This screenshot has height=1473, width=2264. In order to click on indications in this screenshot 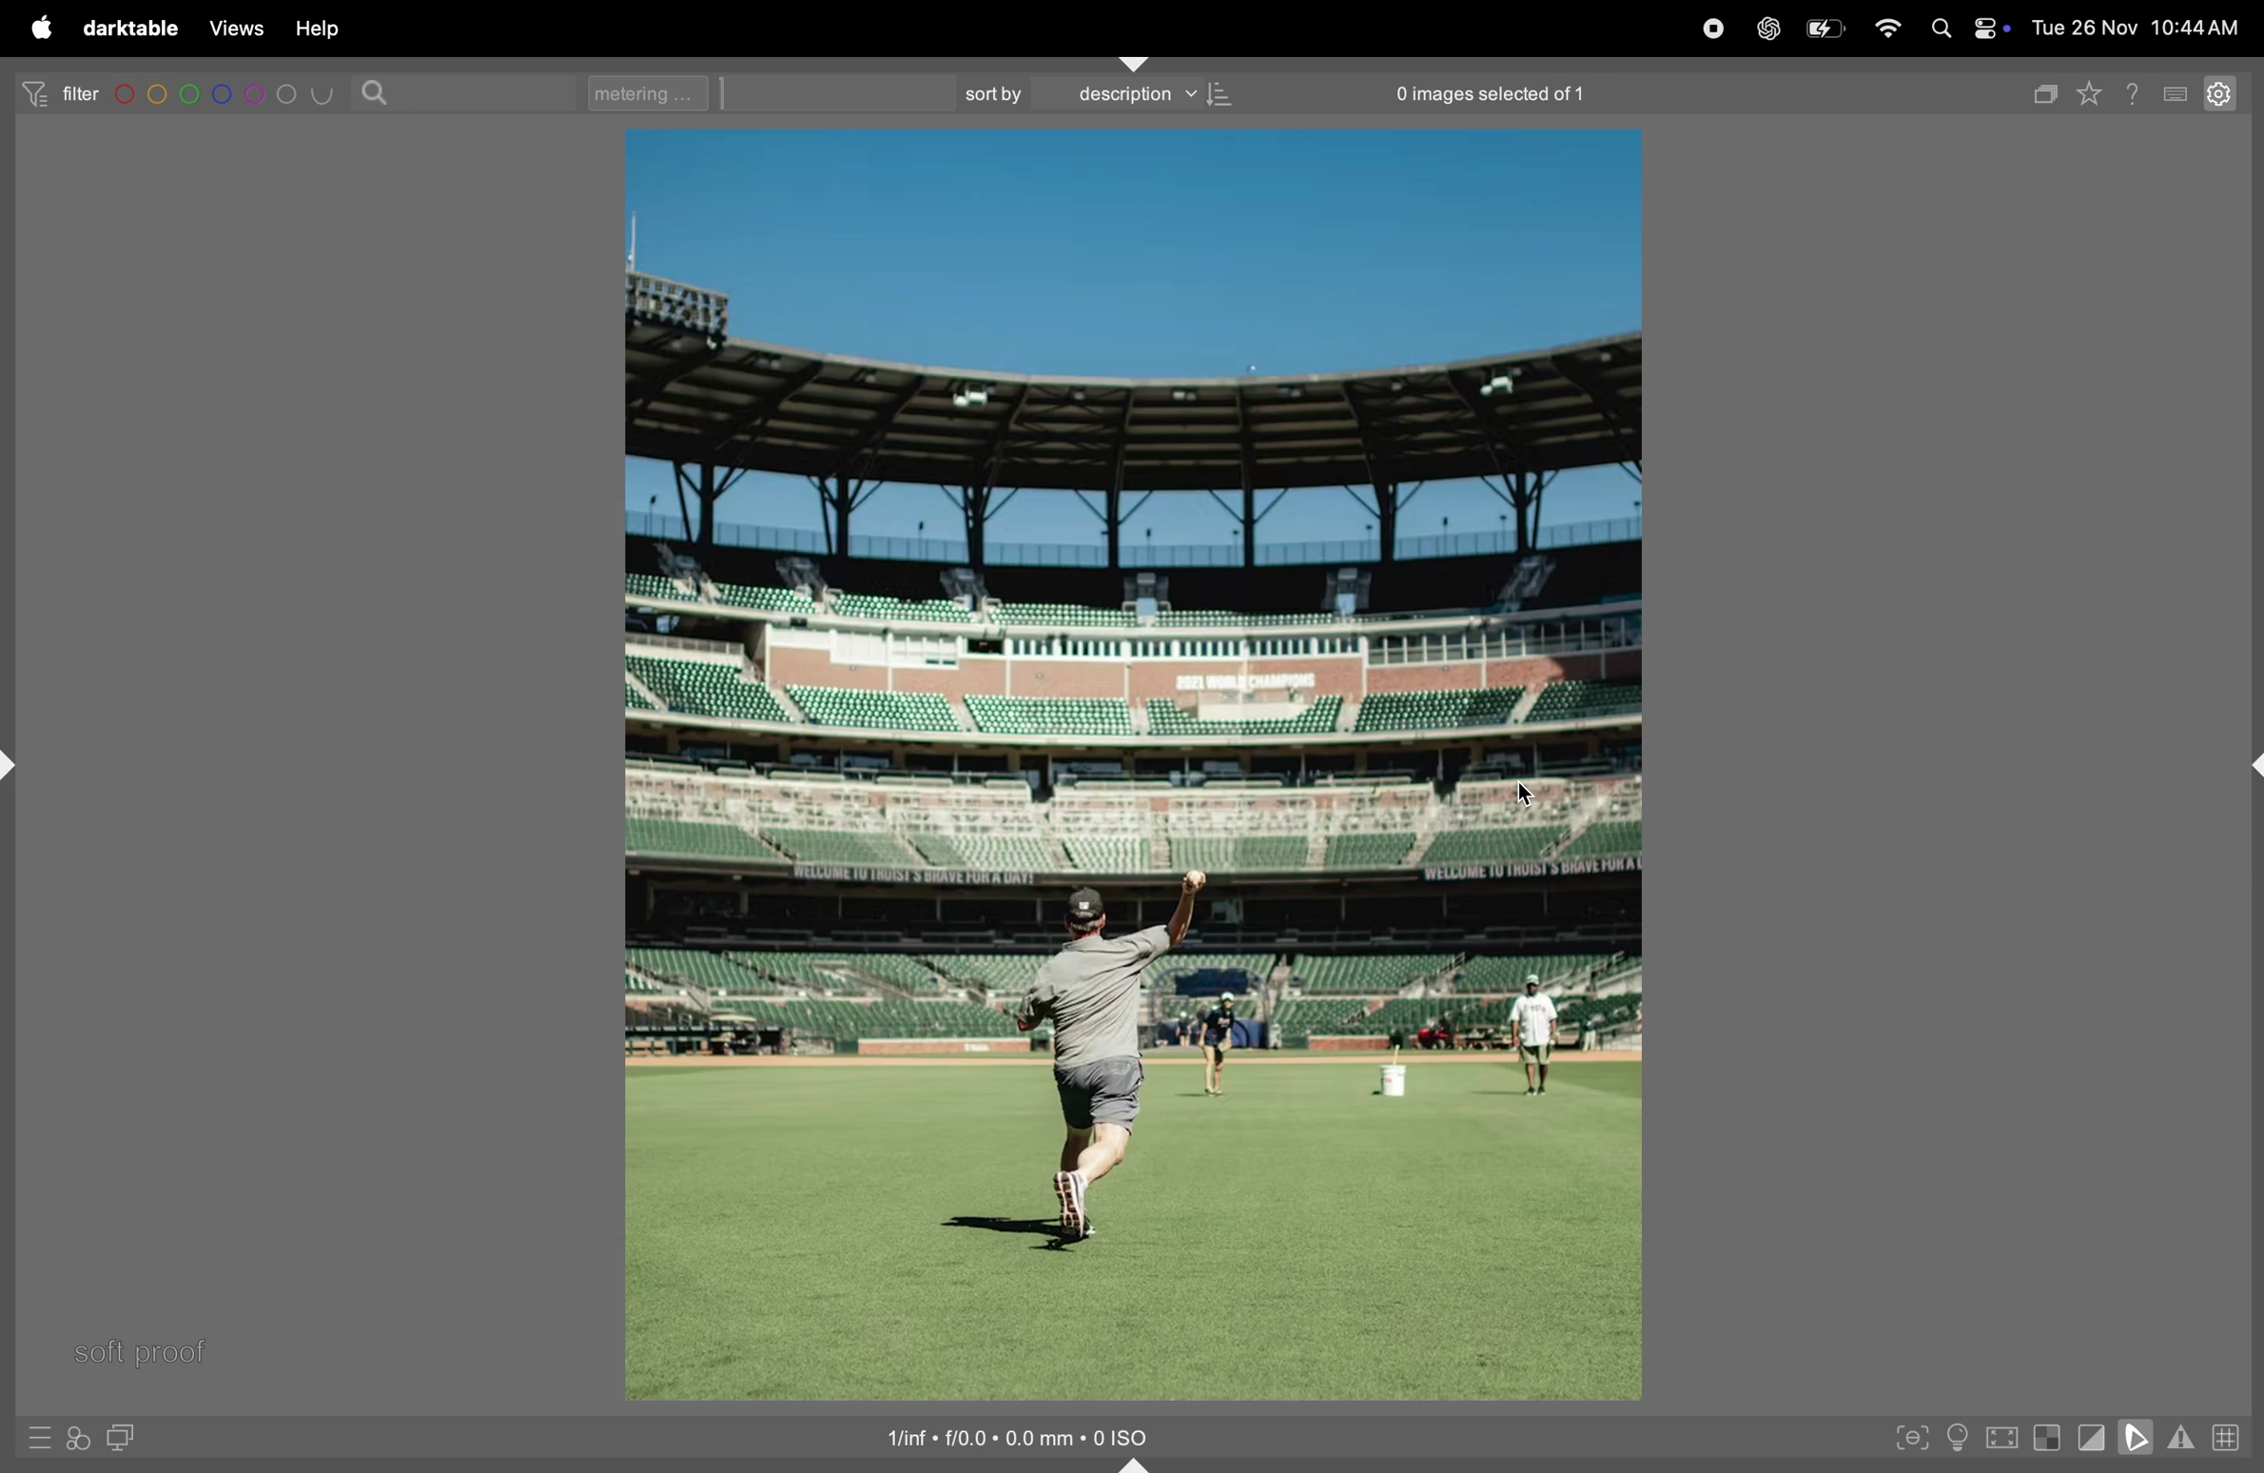, I will do `click(2181, 1436)`.